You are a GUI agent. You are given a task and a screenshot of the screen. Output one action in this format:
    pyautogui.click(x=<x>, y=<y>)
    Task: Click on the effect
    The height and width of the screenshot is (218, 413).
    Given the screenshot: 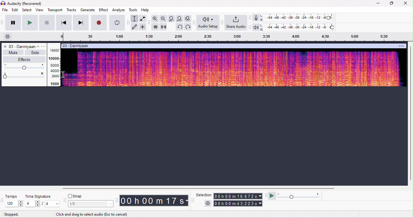 What is the action you would take?
    pyautogui.click(x=104, y=10)
    